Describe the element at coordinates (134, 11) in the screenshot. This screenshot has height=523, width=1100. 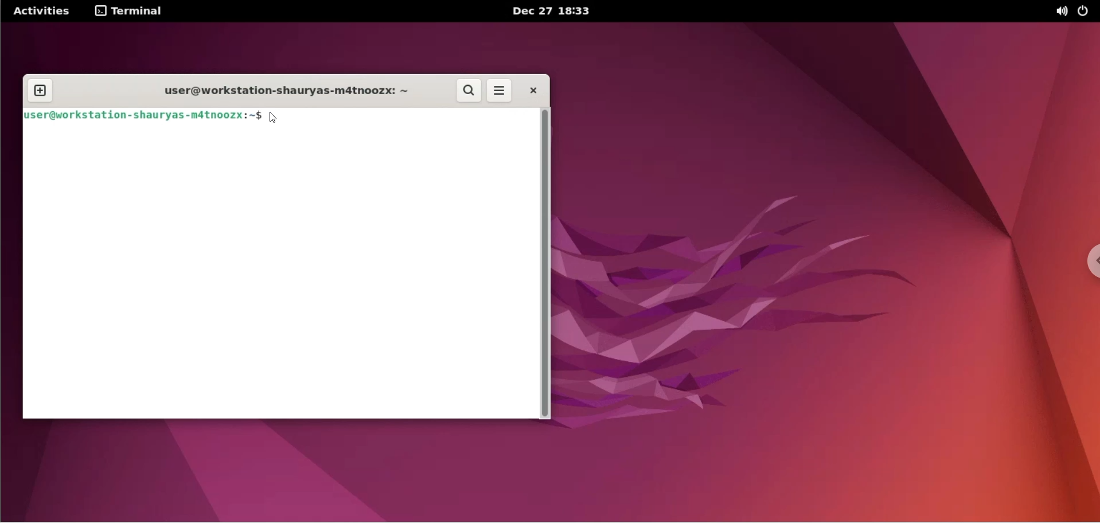
I see `Terminal ` at that location.